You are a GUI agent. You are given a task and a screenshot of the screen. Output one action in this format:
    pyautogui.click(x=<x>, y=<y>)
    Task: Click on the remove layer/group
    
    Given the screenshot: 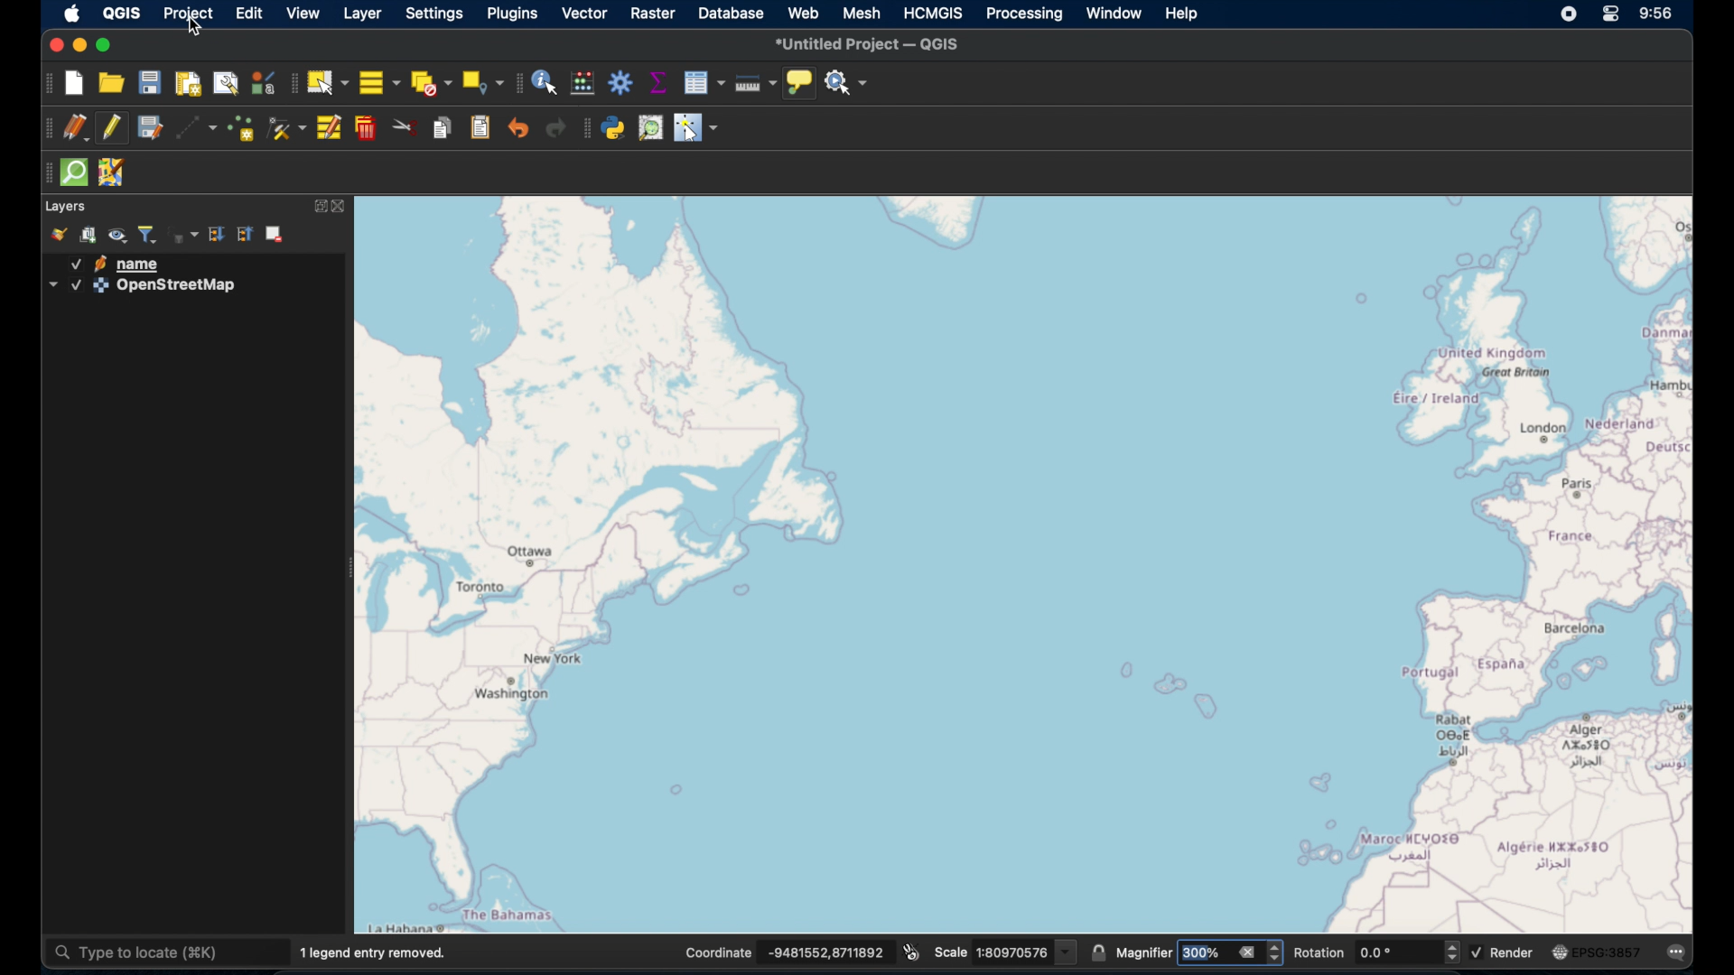 What is the action you would take?
    pyautogui.click(x=278, y=234)
    